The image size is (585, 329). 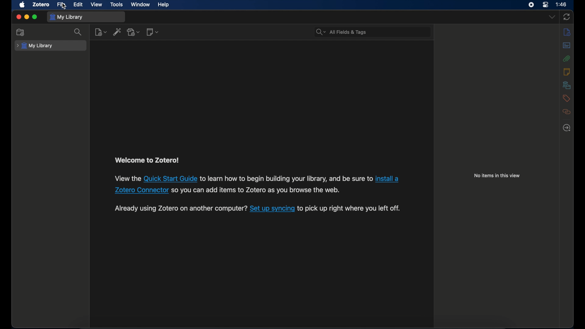 I want to click on add attachment, so click(x=134, y=32).